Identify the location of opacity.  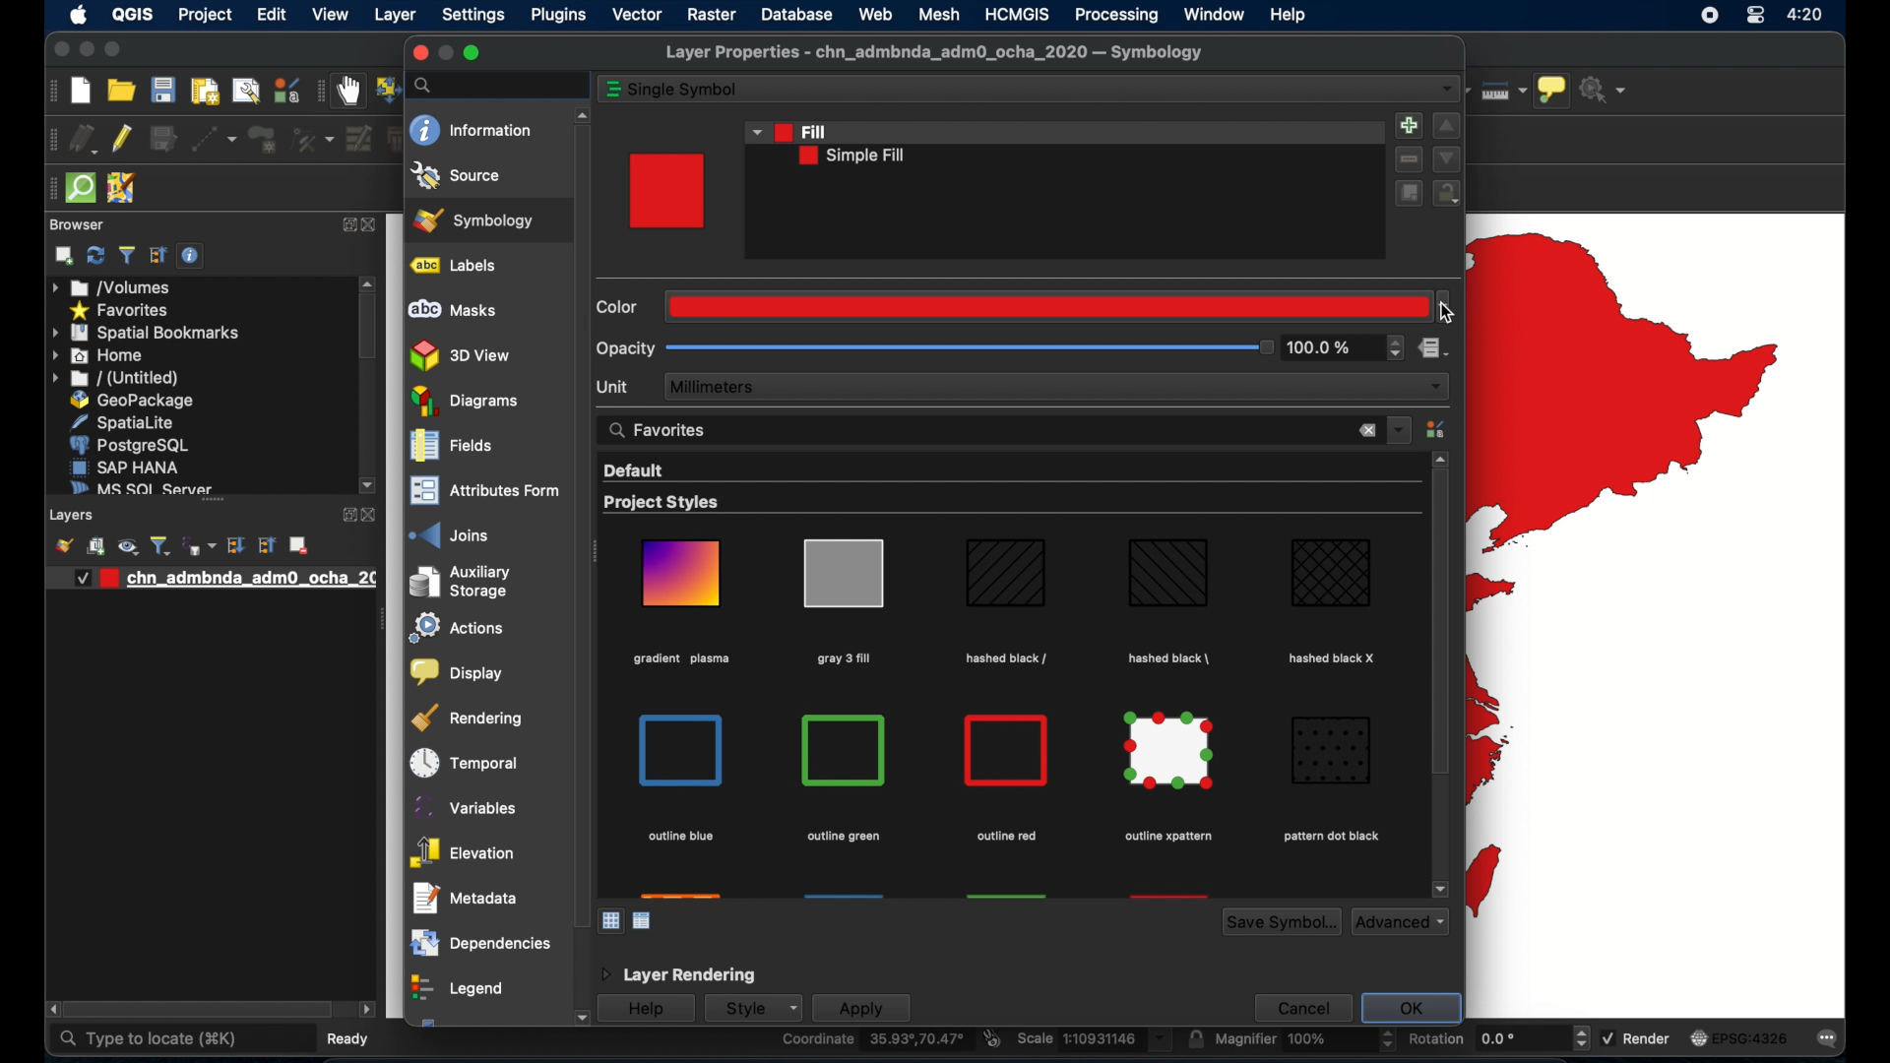
(626, 348).